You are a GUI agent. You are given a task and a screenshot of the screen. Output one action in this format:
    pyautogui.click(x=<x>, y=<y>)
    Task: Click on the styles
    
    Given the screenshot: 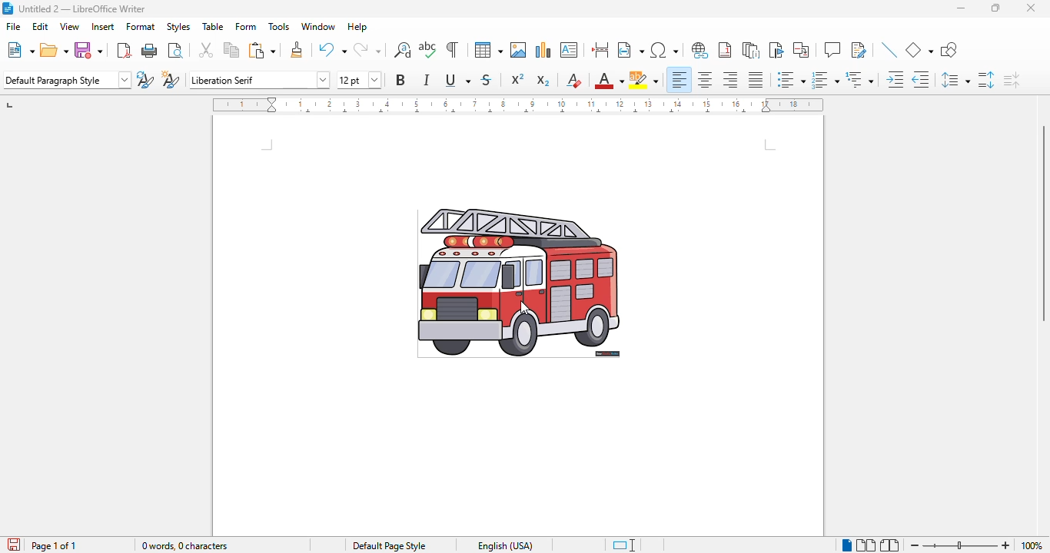 What is the action you would take?
    pyautogui.click(x=178, y=27)
    